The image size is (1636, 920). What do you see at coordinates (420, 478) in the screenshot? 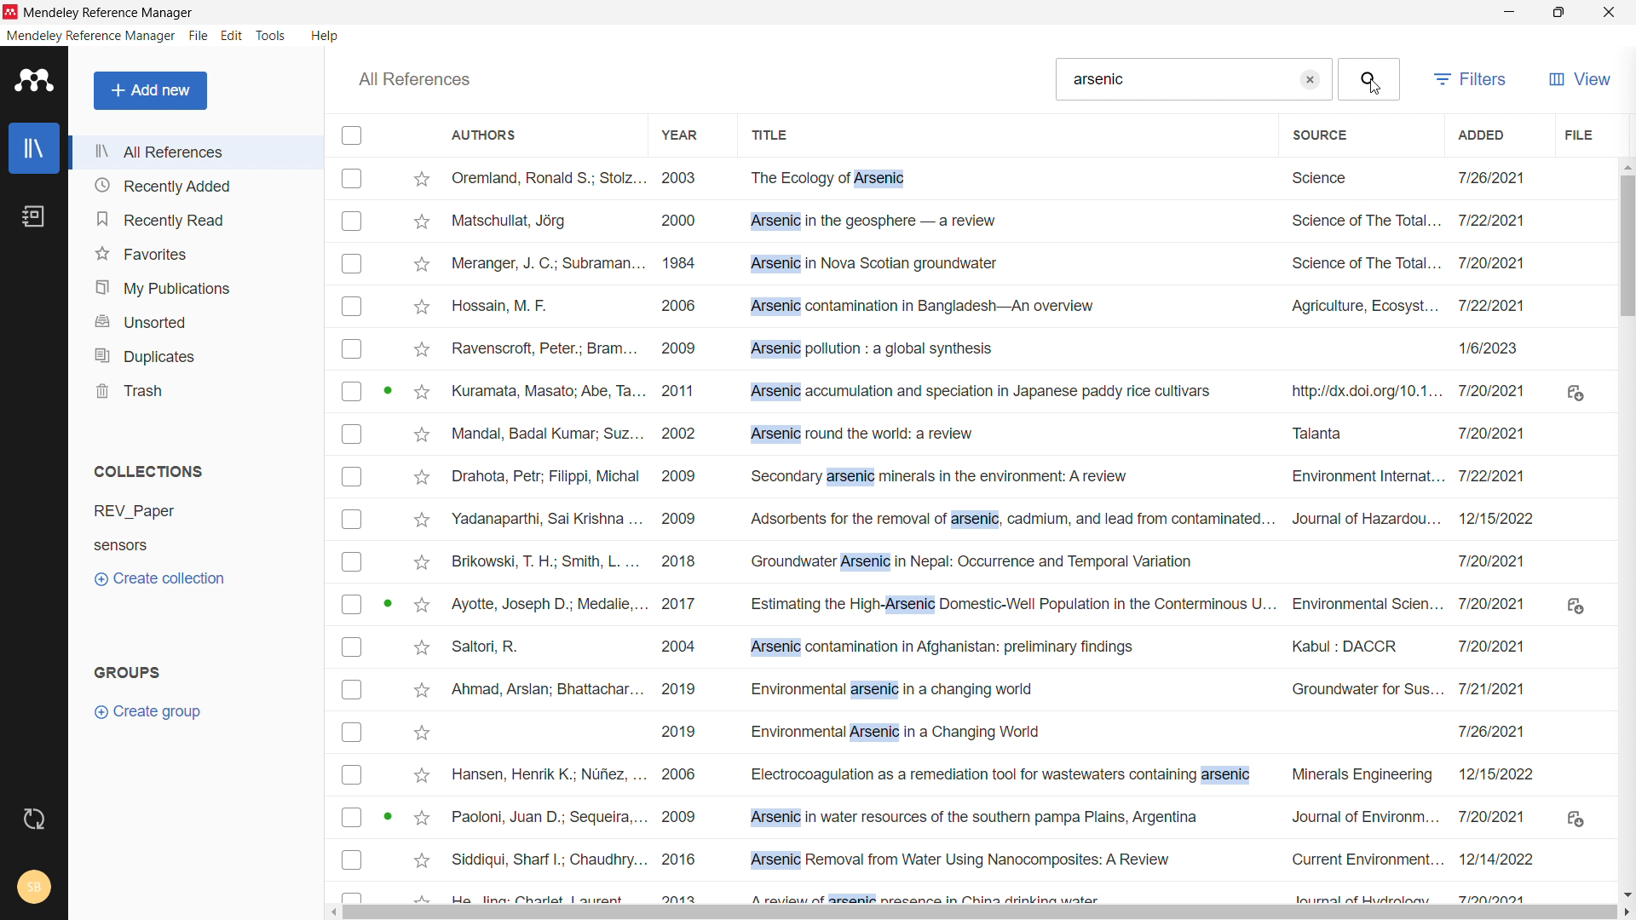
I see `Add to favorites` at bounding box center [420, 478].